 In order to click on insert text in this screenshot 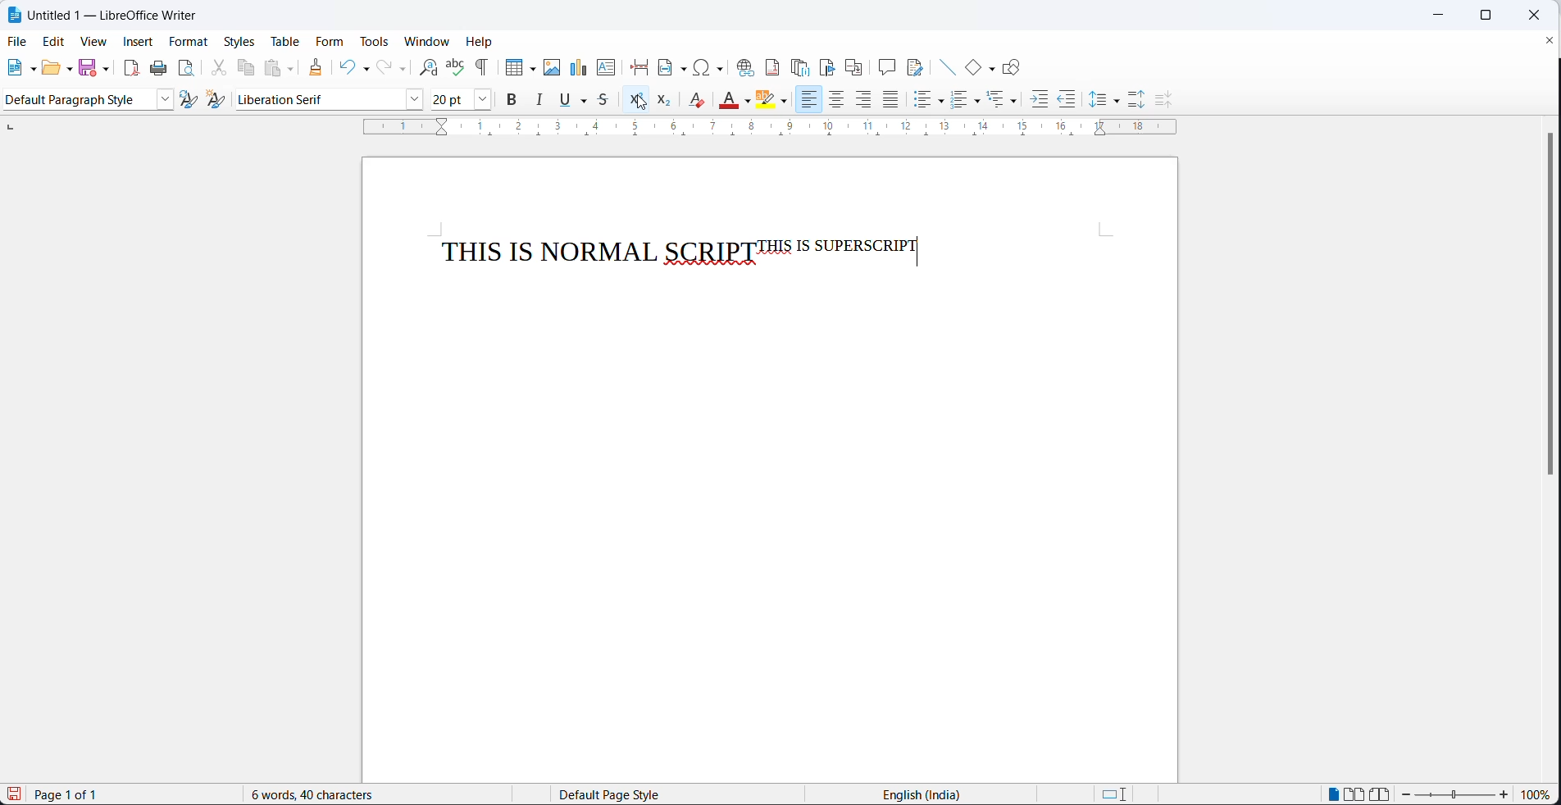, I will do `click(605, 66)`.